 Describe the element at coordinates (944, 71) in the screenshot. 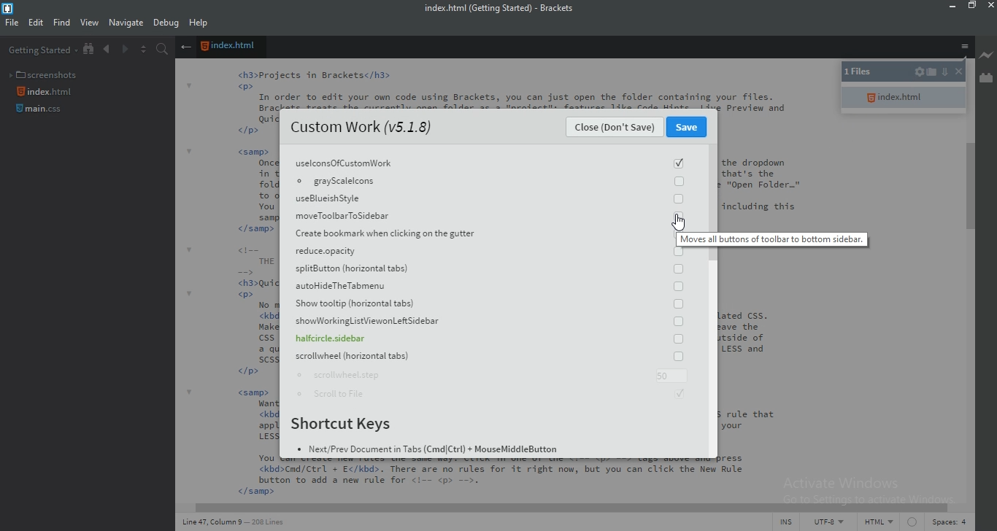

I see `down` at that location.